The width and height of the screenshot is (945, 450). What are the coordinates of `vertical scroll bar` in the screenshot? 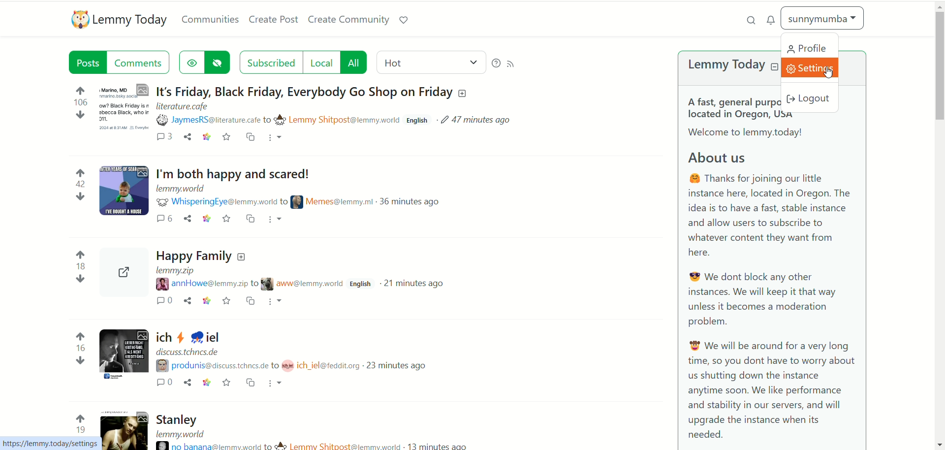 It's located at (939, 225).